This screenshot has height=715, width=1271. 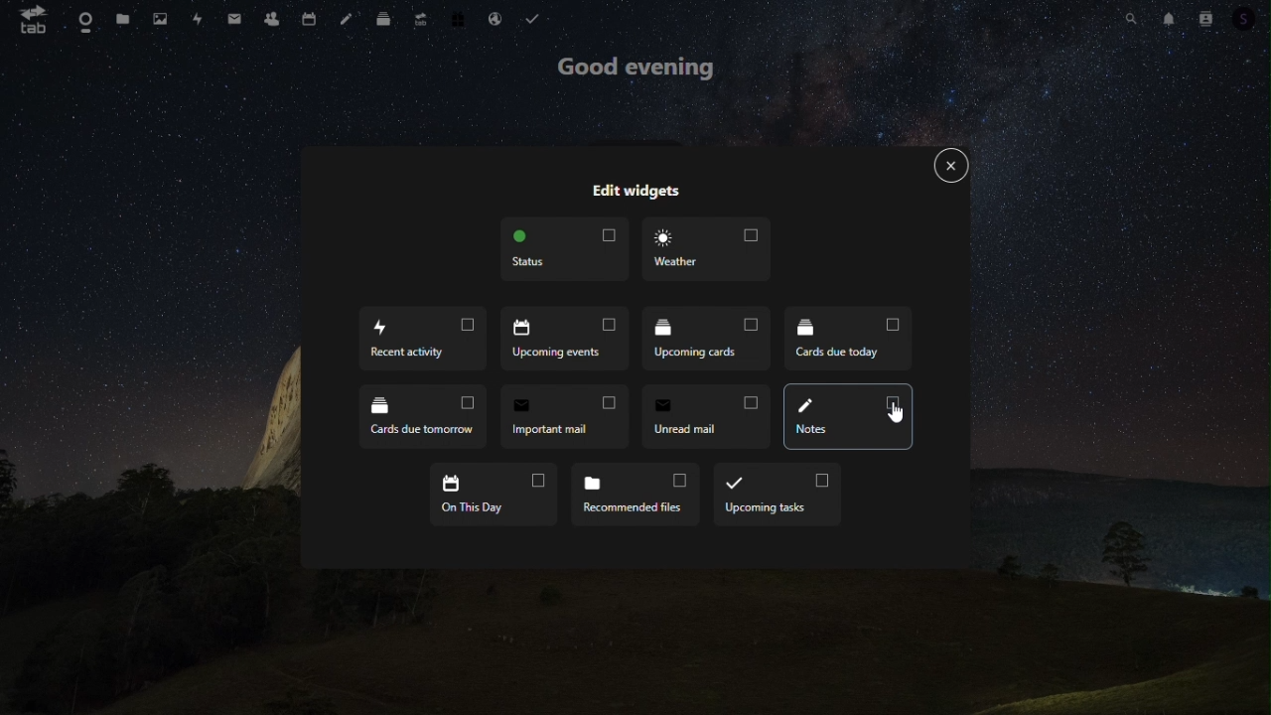 What do you see at coordinates (706, 251) in the screenshot?
I see `Weather` at bounding box center [706, 251].